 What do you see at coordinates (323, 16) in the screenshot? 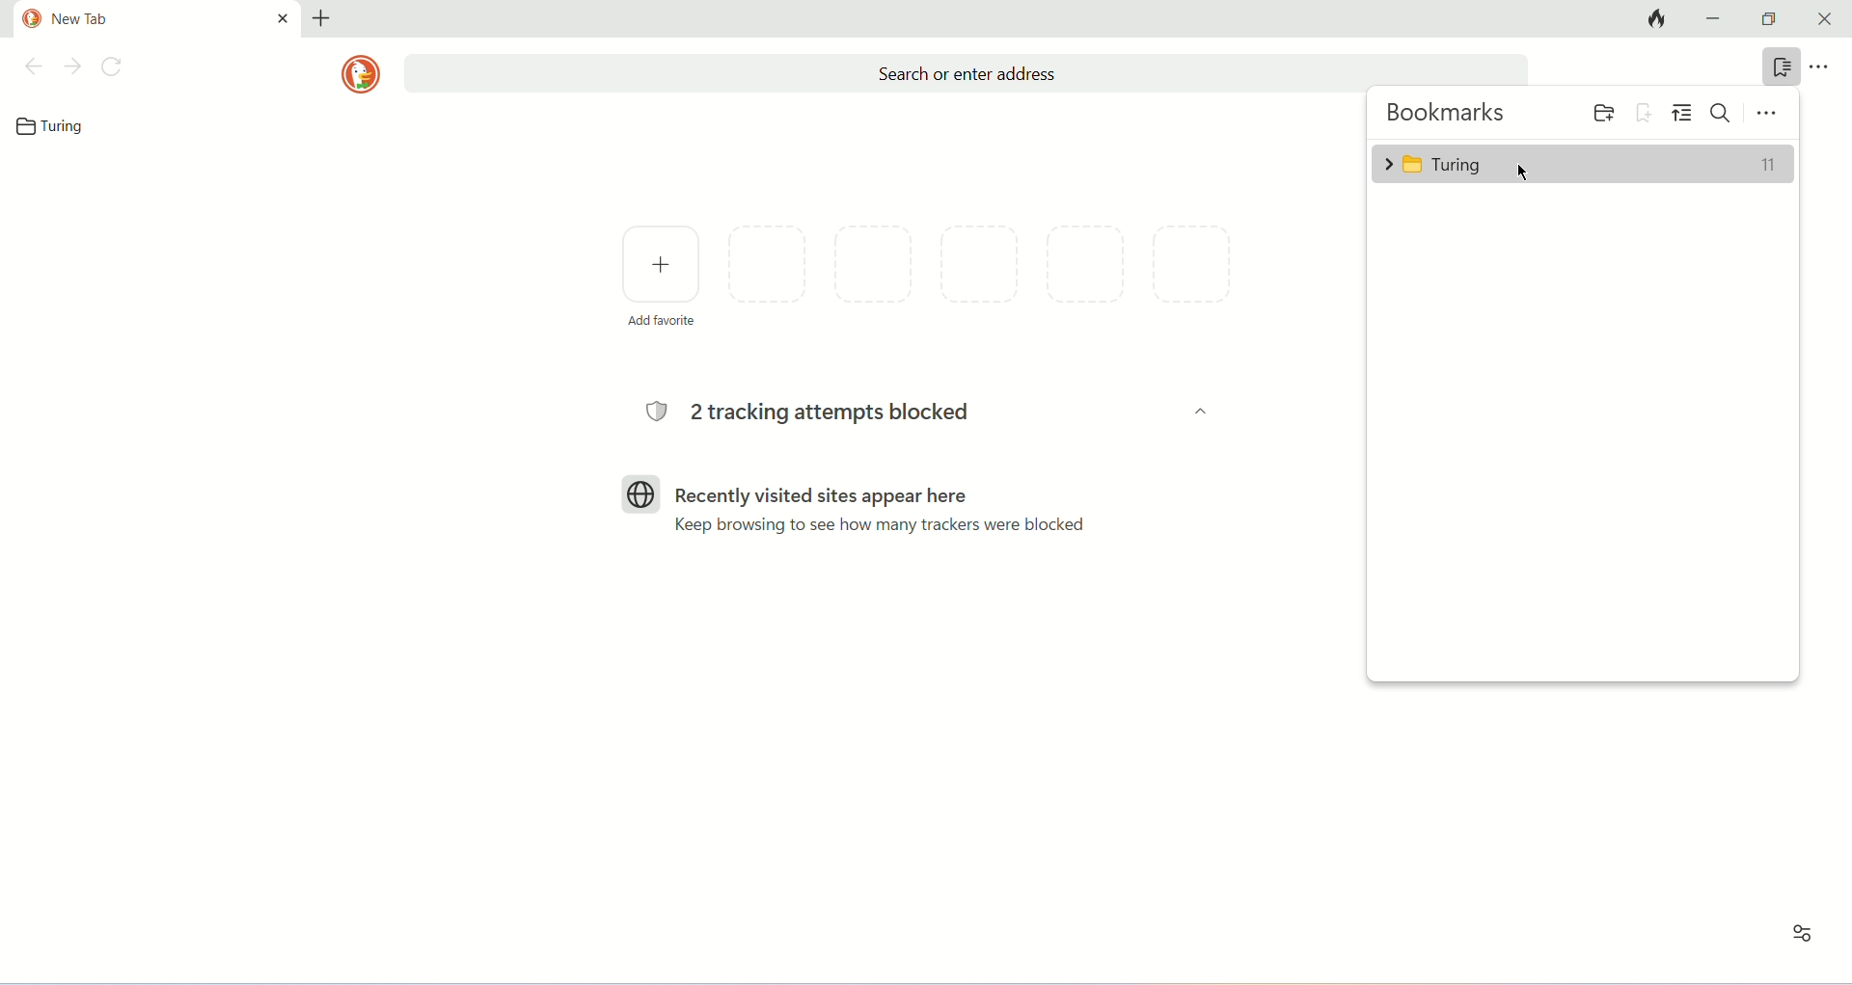
I see `new tab` at bounding box center [323, 16].